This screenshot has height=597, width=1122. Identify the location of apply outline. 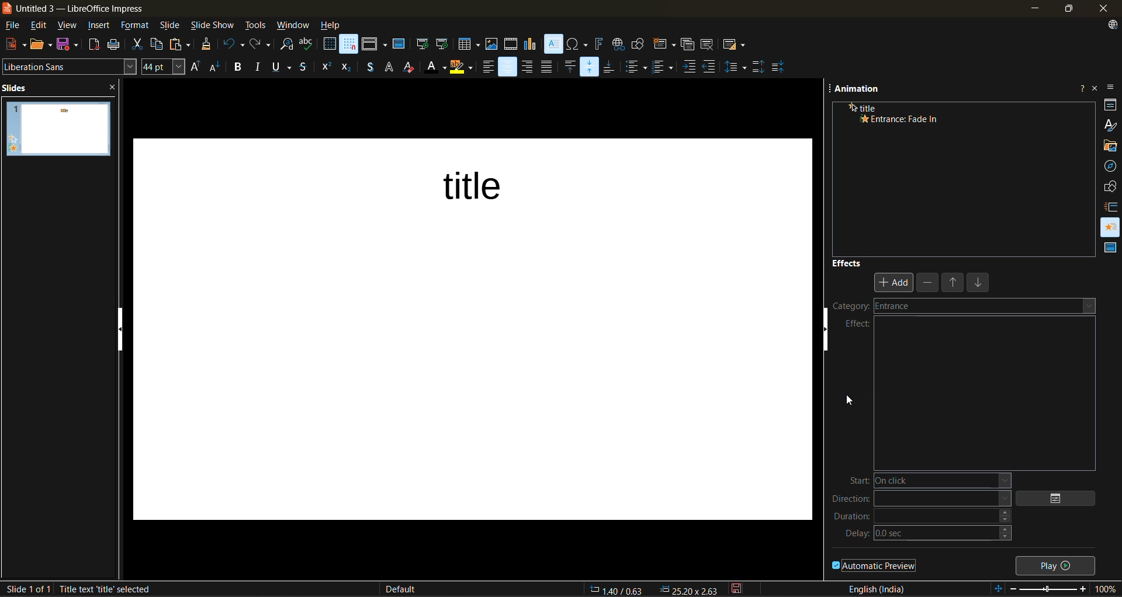
(390, 67).